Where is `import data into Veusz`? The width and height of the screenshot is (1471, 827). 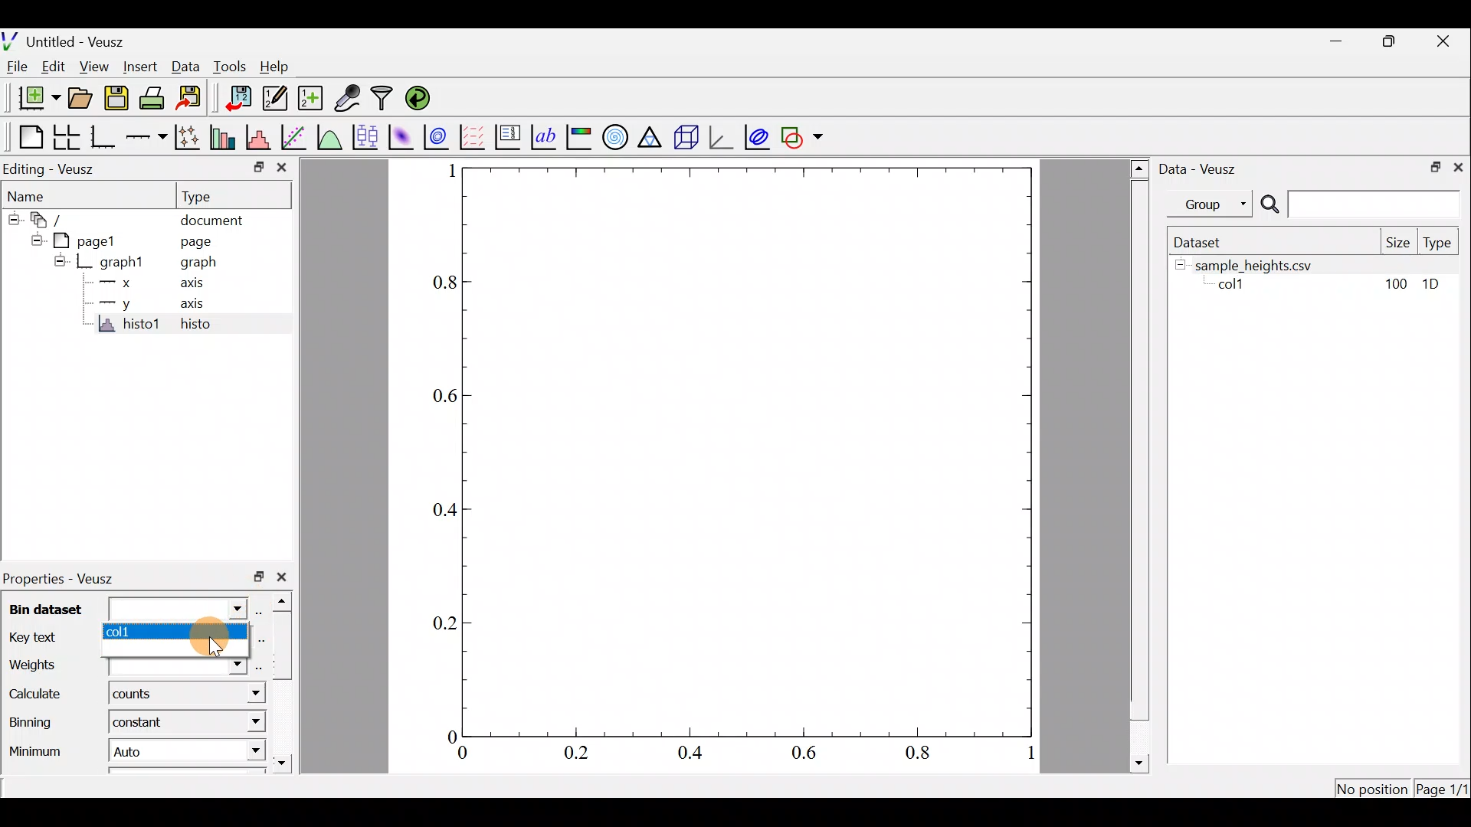
import data into Veusz is located at coordinates (236, 97).